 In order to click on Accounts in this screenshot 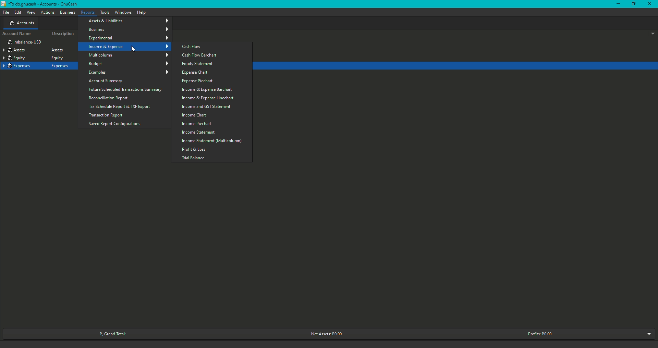, I will do `click(21, 23)`.